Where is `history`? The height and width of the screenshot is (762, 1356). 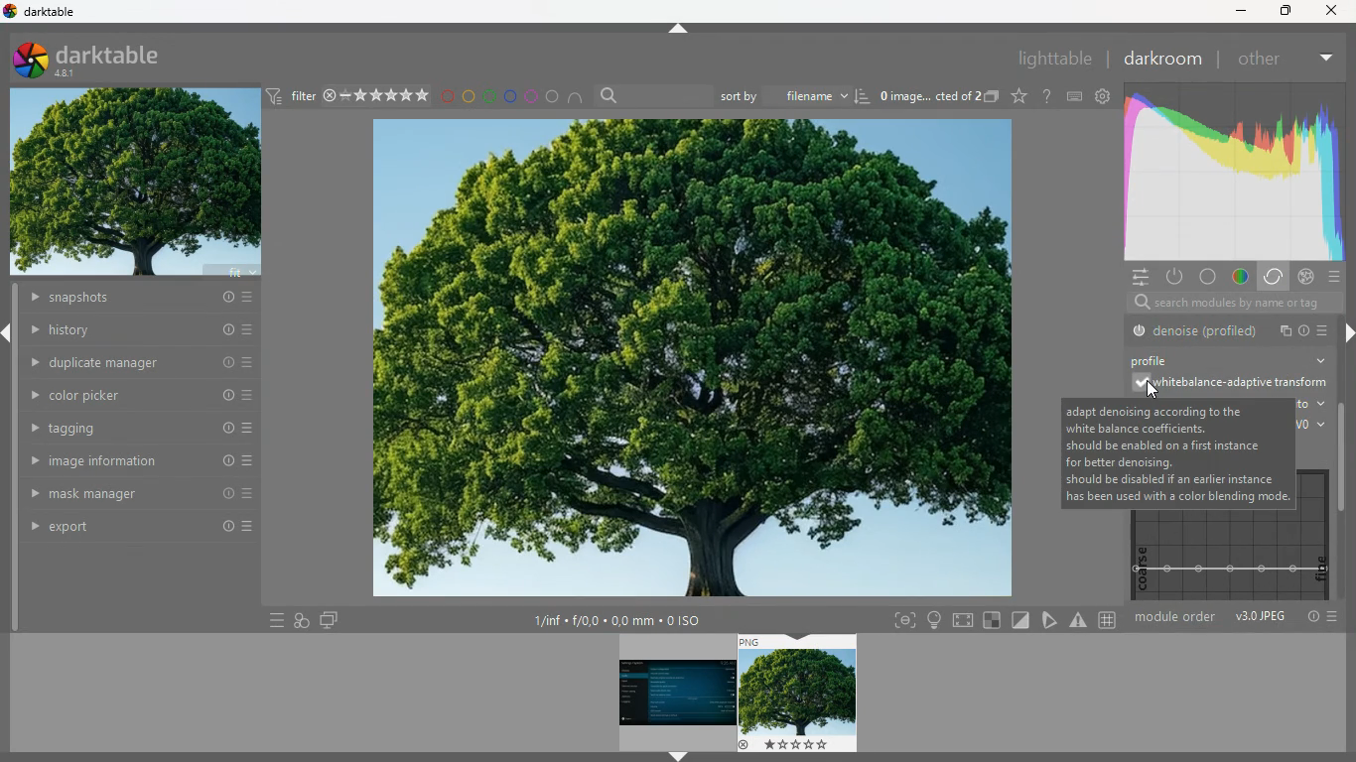
history is located at coordinates (138, 331).